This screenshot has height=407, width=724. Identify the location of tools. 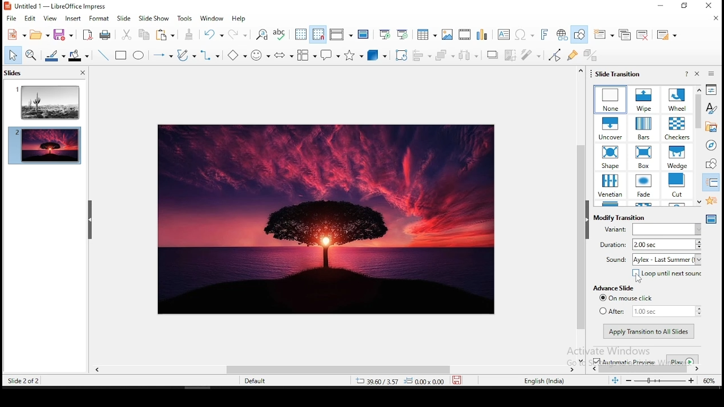
(187, 18).